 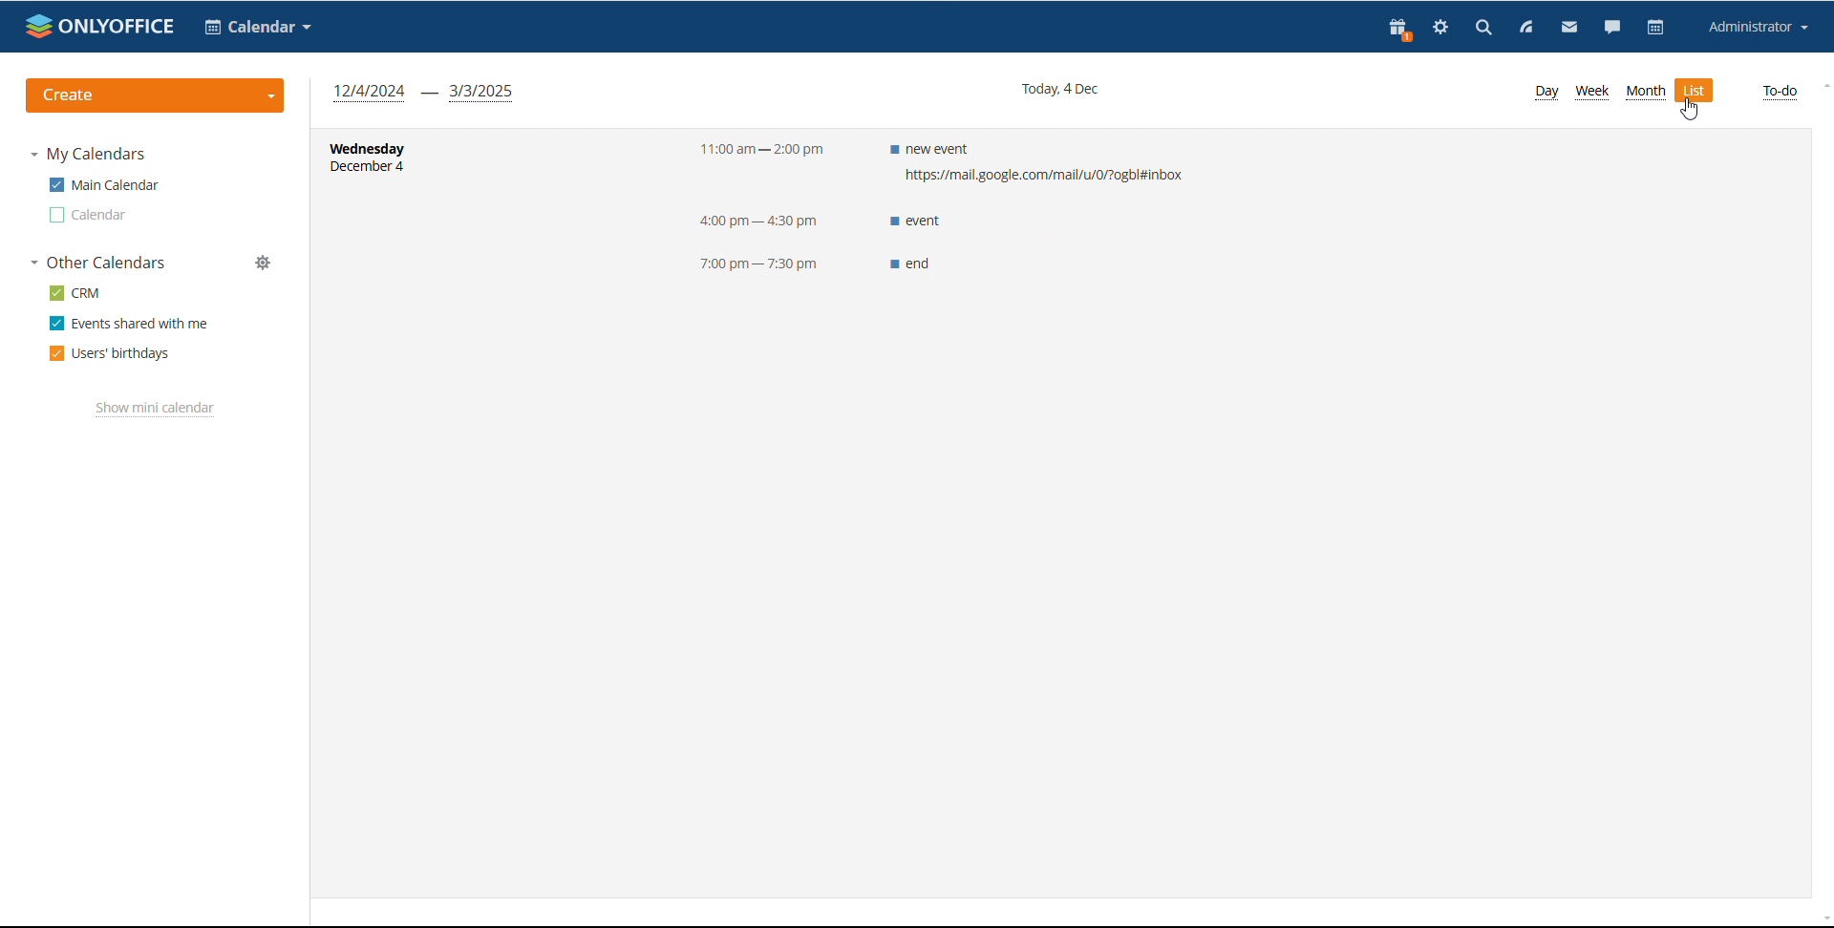 What do you see at coordinates (1754, 27) in the screenshot?
I see `account` at bounding box center [1754, 27].